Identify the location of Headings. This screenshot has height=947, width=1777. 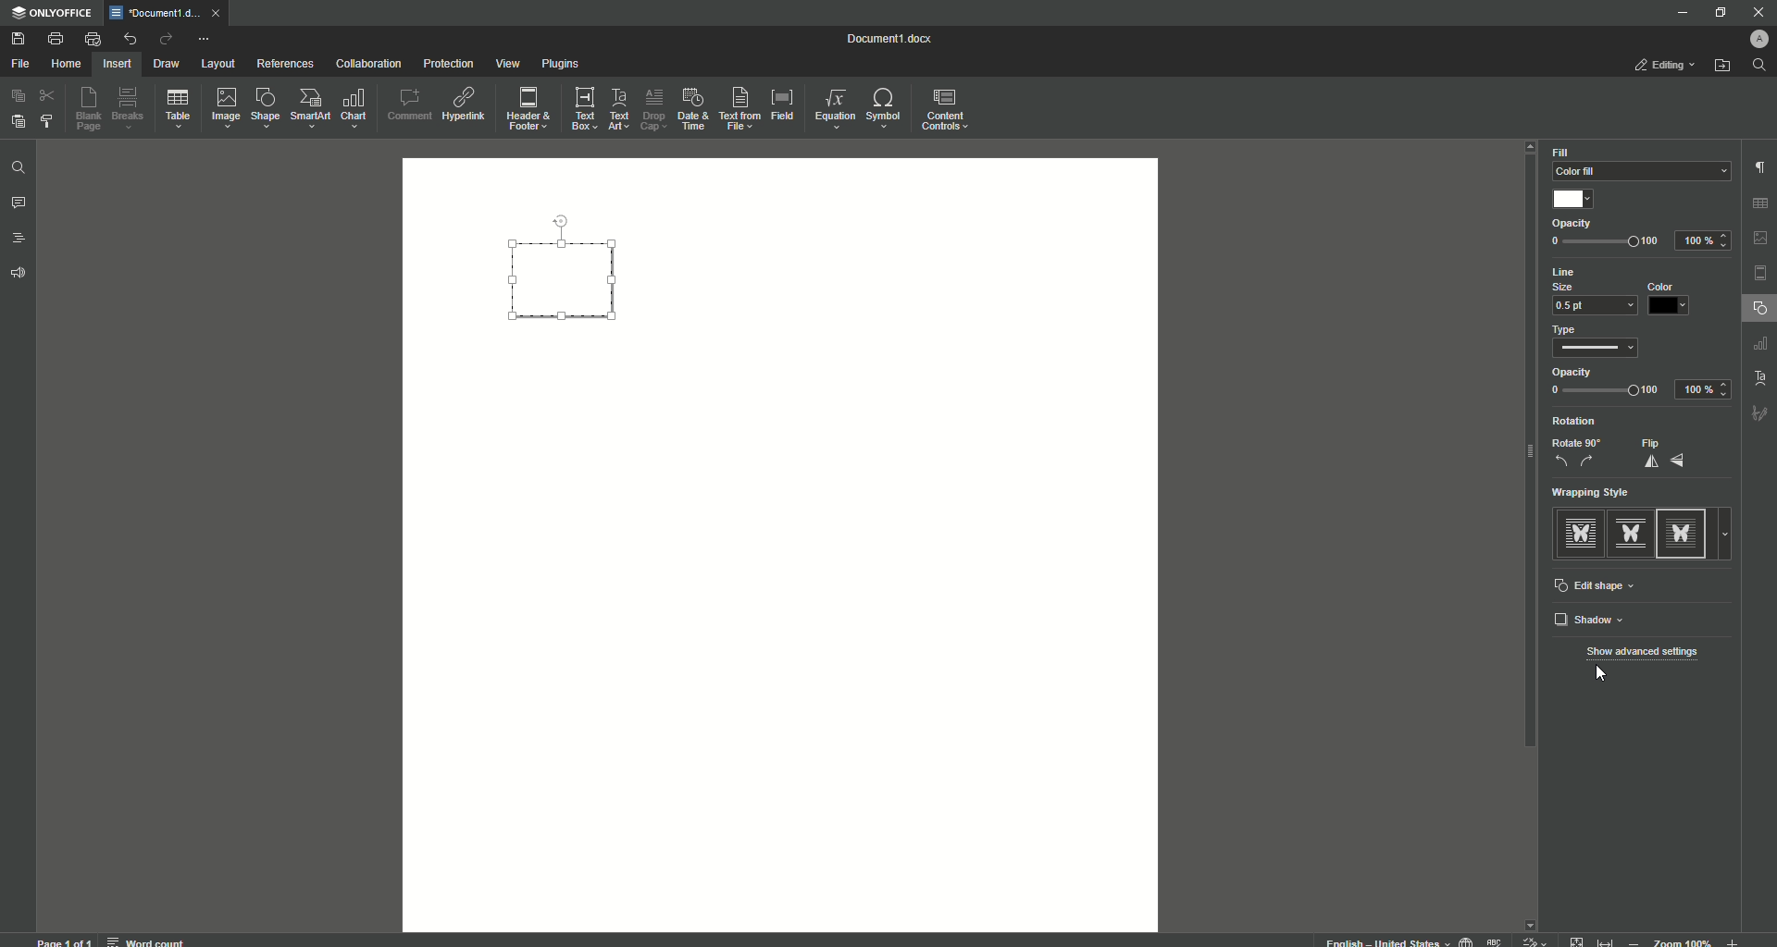
(20, 239).